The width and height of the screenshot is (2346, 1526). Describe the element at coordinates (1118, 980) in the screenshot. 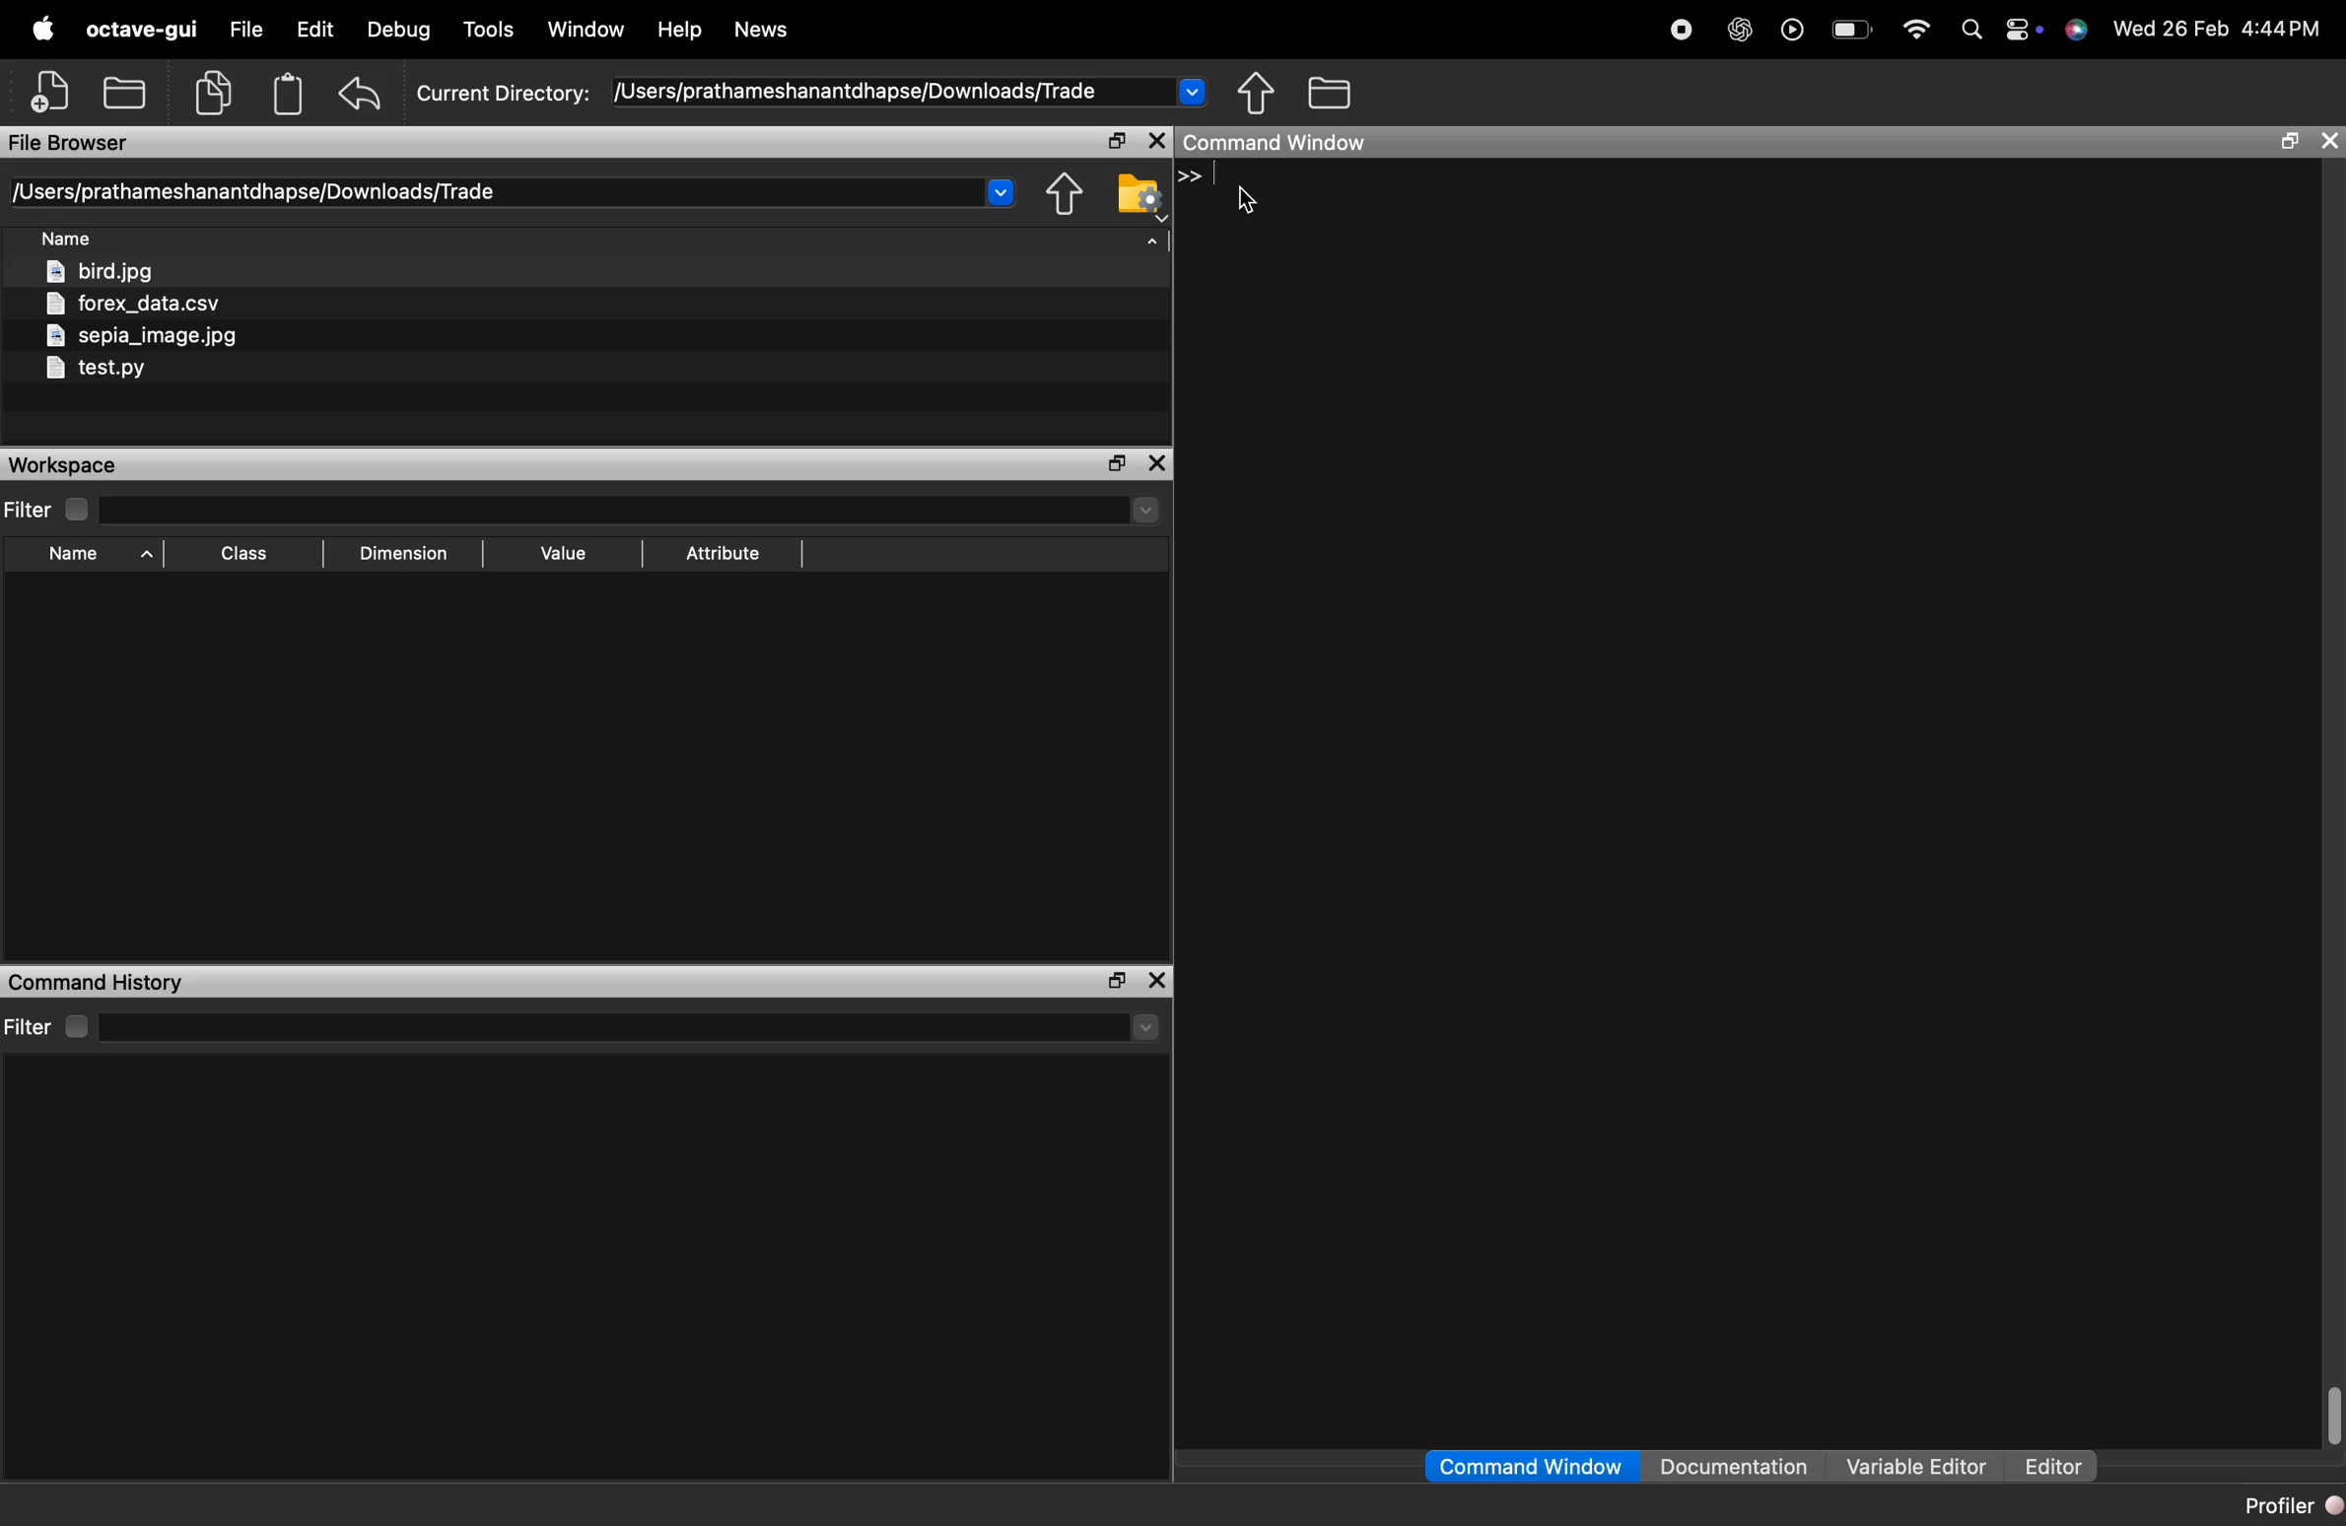

I see `open in separate window` at that location.